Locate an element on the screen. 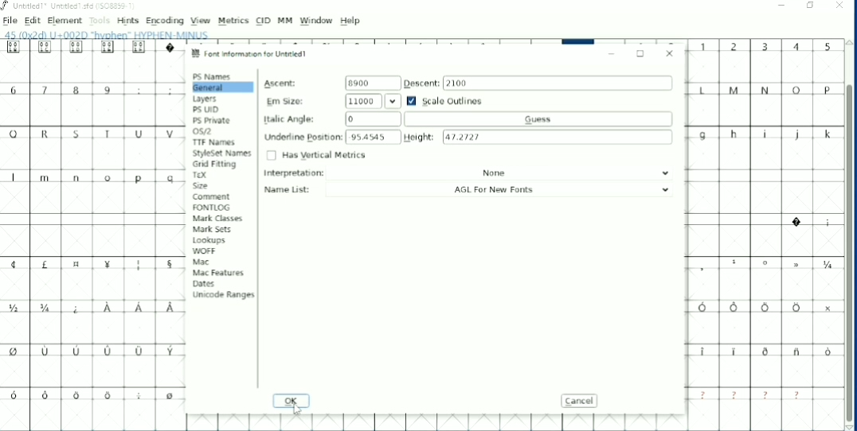 This screenshot has width=857, height=431. PS UID is located at coordinates (206, 110).